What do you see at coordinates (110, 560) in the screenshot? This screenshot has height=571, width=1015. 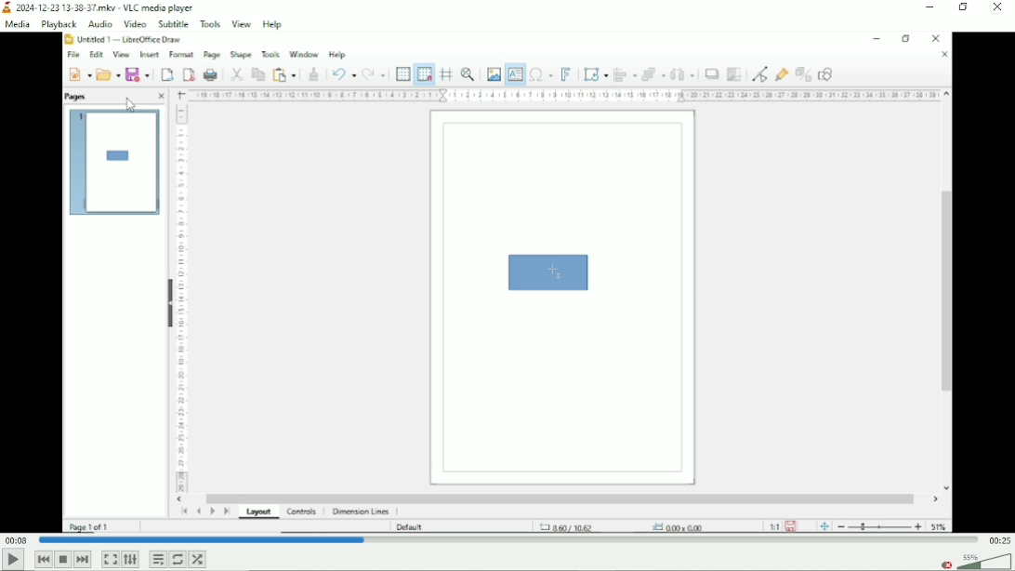 I see `Toggle video in fullscreen` at bounding box center [110, 560].